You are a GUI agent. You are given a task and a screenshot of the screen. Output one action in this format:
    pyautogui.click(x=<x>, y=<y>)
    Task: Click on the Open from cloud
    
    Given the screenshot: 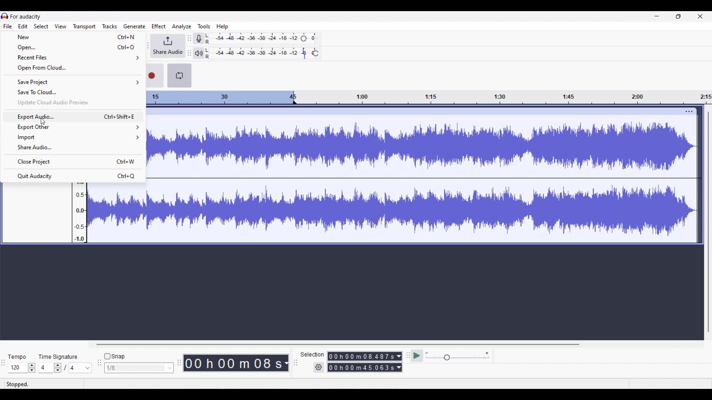 What is the action you would take?
    pyautogui.click(x=73, y=68)
    